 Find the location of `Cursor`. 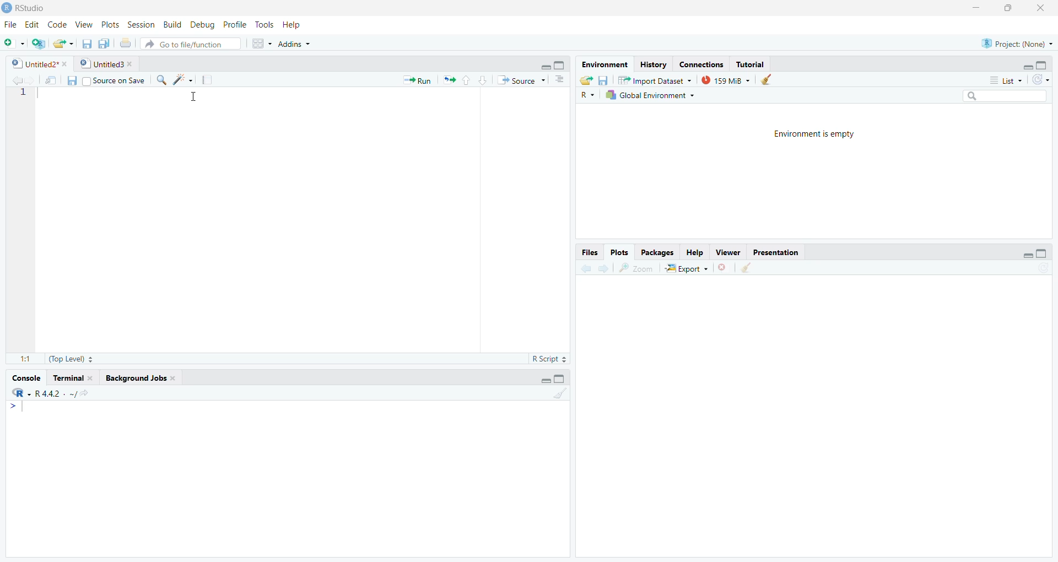

Cursor is located at coordinates (193, 97).